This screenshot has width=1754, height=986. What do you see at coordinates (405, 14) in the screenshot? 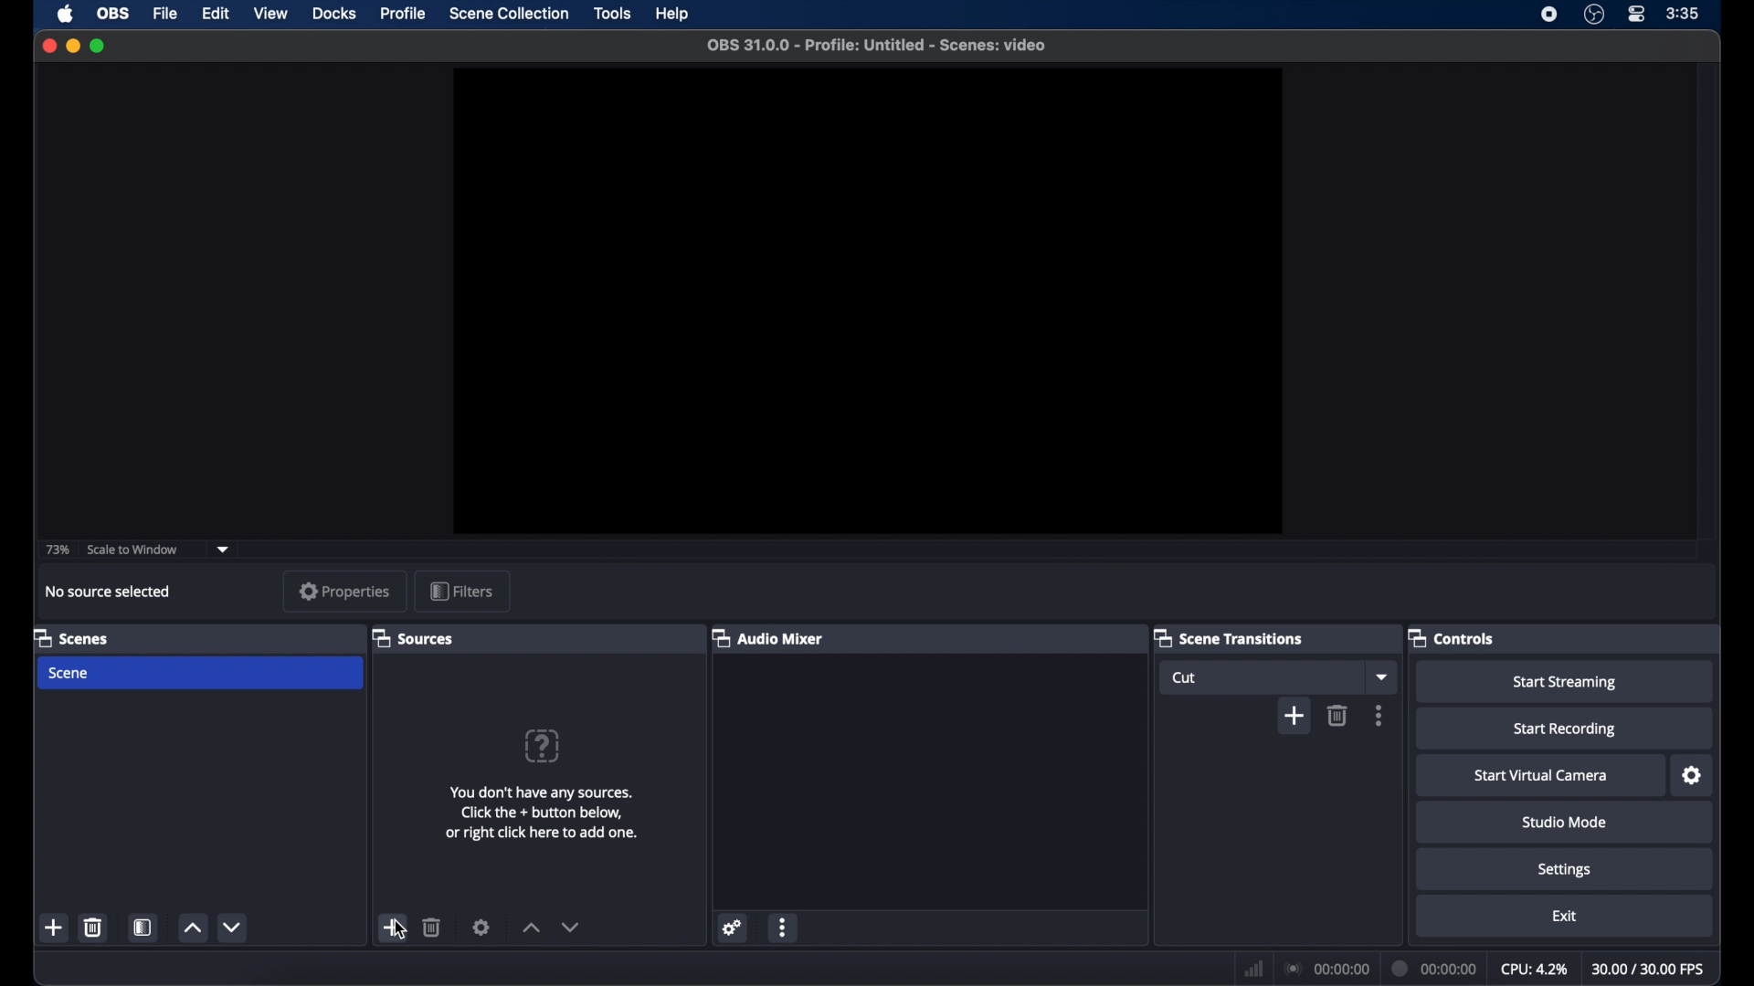
I see `profile` at bounding box center [405, 14].